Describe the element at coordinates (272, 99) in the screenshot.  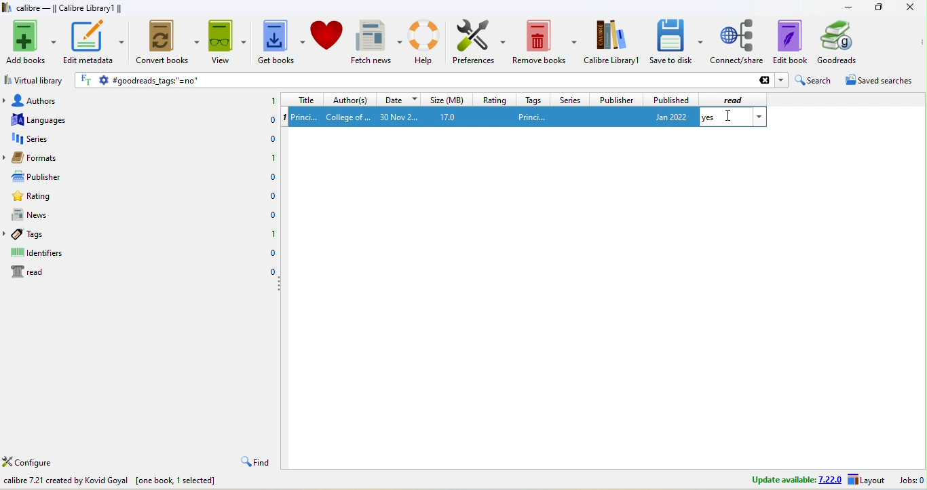
I see `1` at that location.